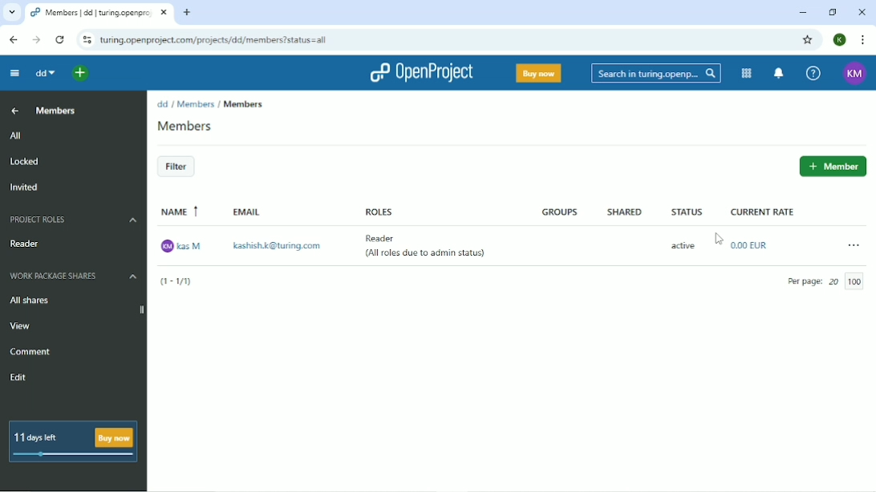 Image resolution: width=876 pixels, height=492 pixels. What do you see at coordinates (25, 188) in the screenshot?
I see `Invited` at bounding box center [25, 188].